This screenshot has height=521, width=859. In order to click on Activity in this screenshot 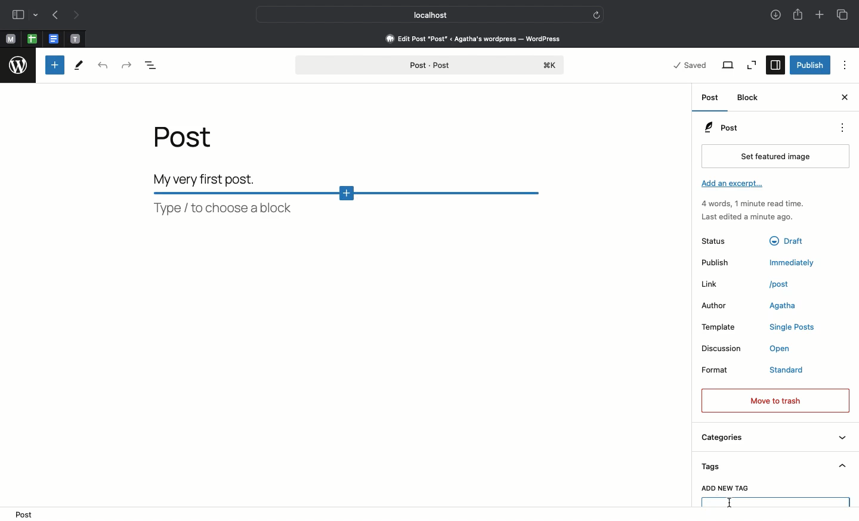, I will do `click(760, 210)`.